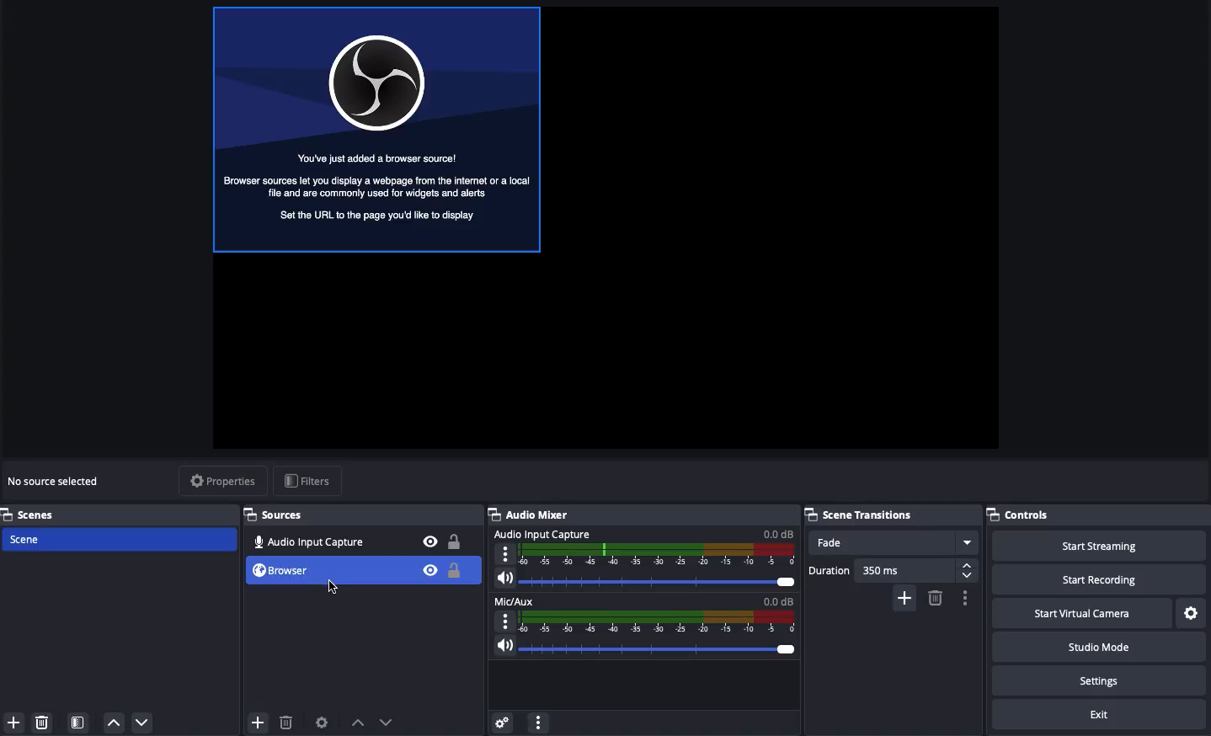  I want to click on Studio, so click(1097, 647).